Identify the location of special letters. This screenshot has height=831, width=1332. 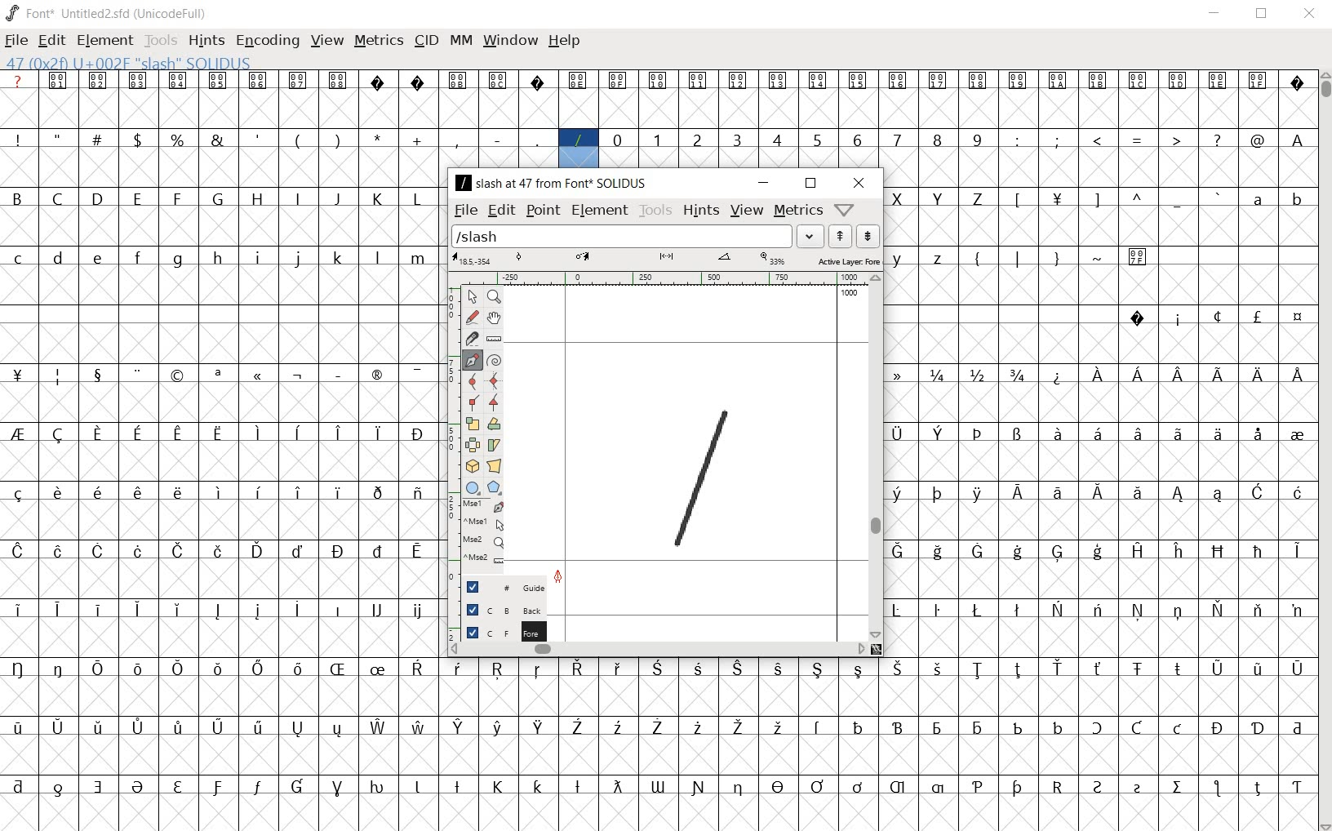
(655, 727).